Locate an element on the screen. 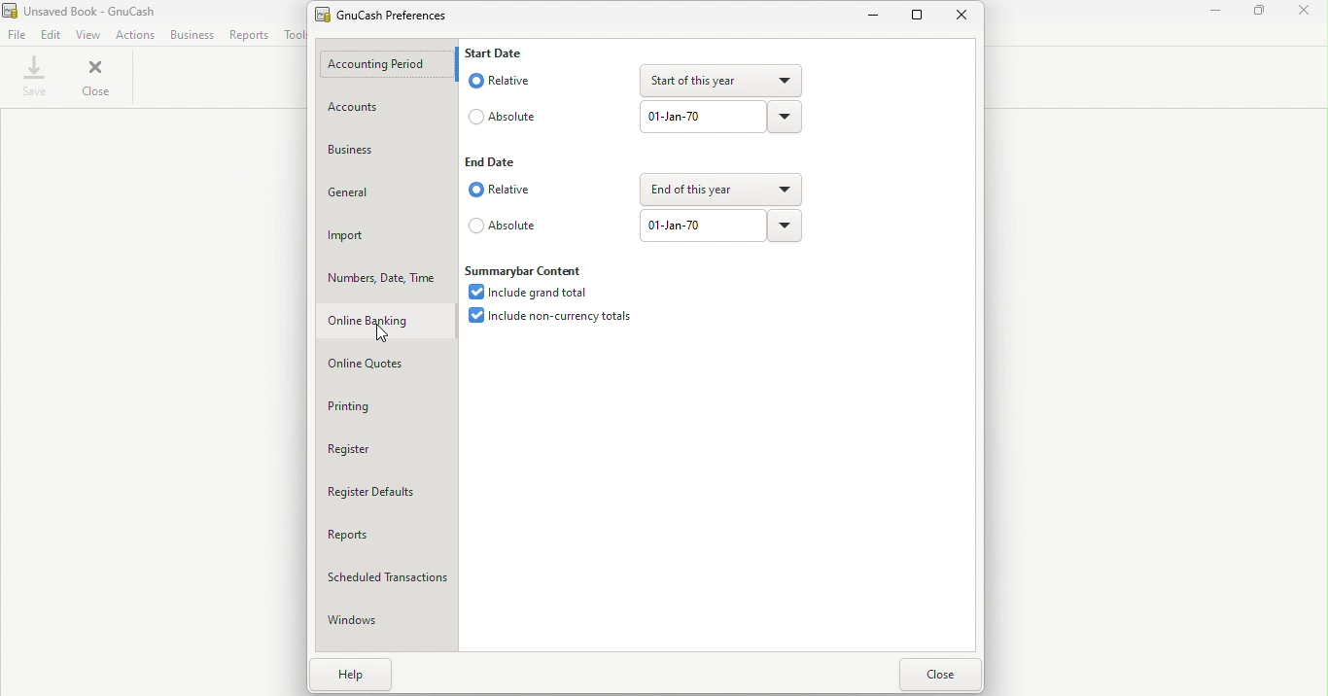  Save is located at coordinates (35, 80).